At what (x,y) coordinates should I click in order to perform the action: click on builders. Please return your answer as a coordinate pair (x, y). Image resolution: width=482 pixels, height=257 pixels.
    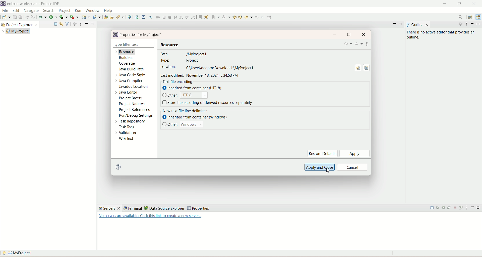
    Looking at the image, I should click on (126, 58).